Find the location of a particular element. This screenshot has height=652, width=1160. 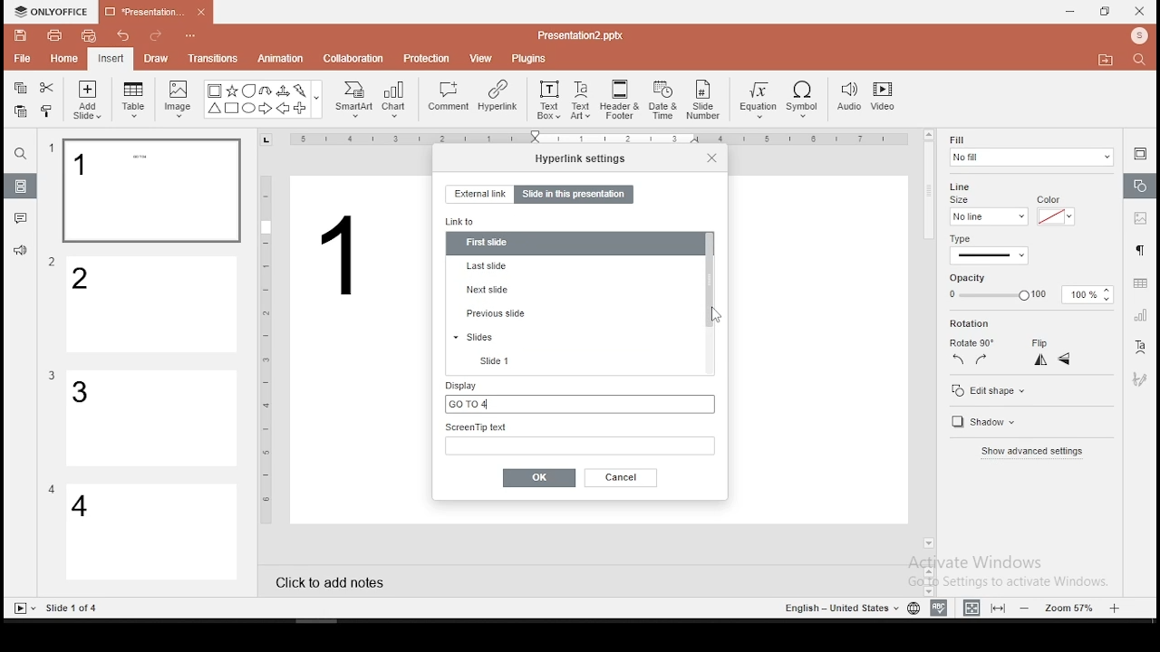

audio is located at coordinates (849, 98).